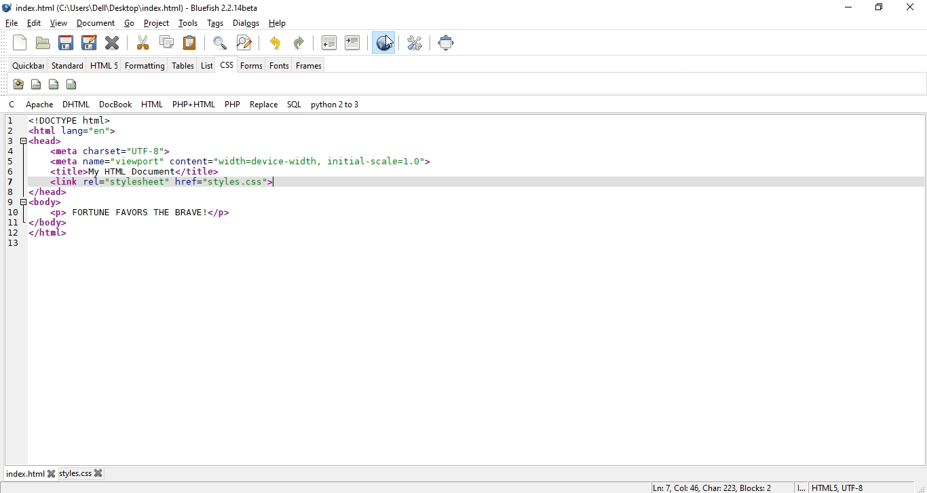 The width and height of the screenshot is (927, 493). I want to click on 6, so click(14, 172).